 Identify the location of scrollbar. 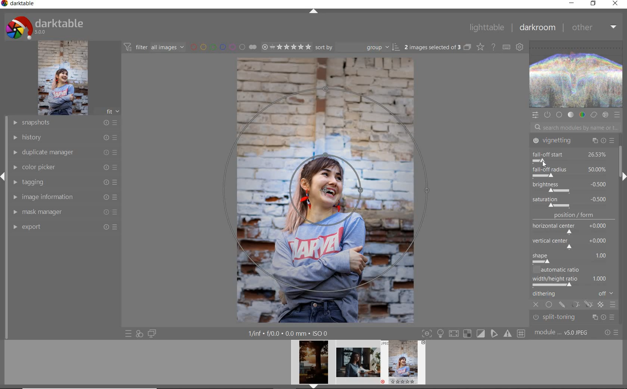
(623, 158).